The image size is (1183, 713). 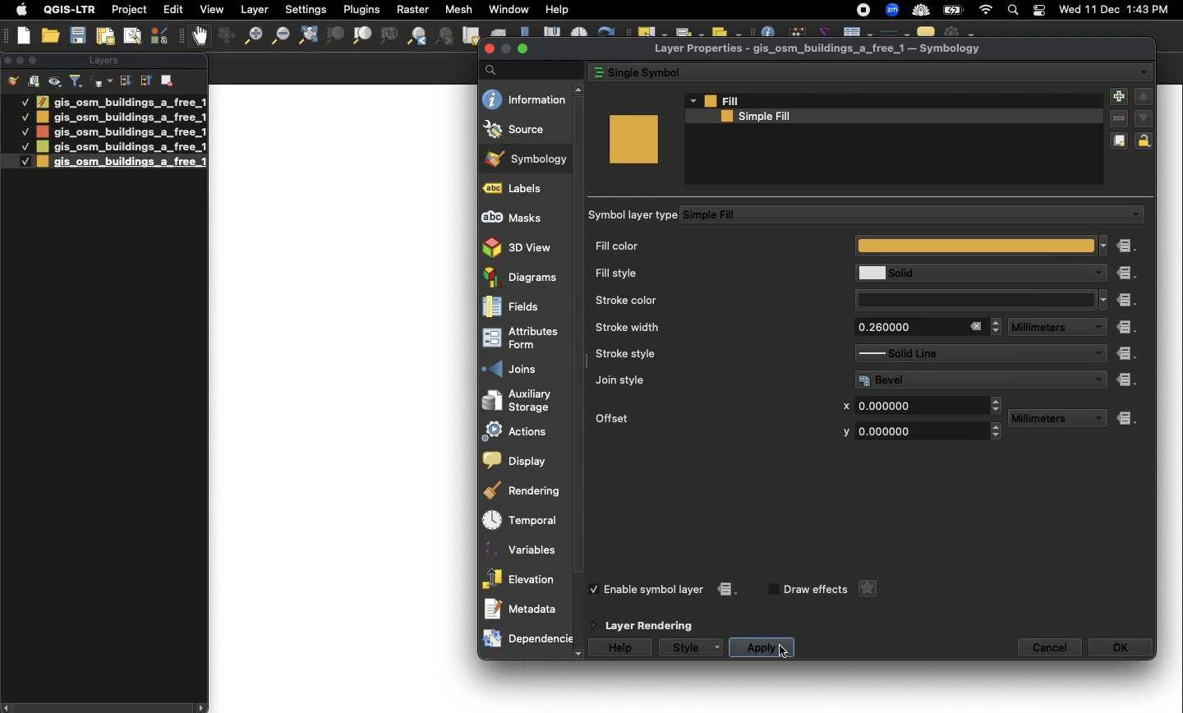 What do you see at coordinates (1100, 379) in the screenshot?
I see `Drop down` at bounding box center [1100, 379].